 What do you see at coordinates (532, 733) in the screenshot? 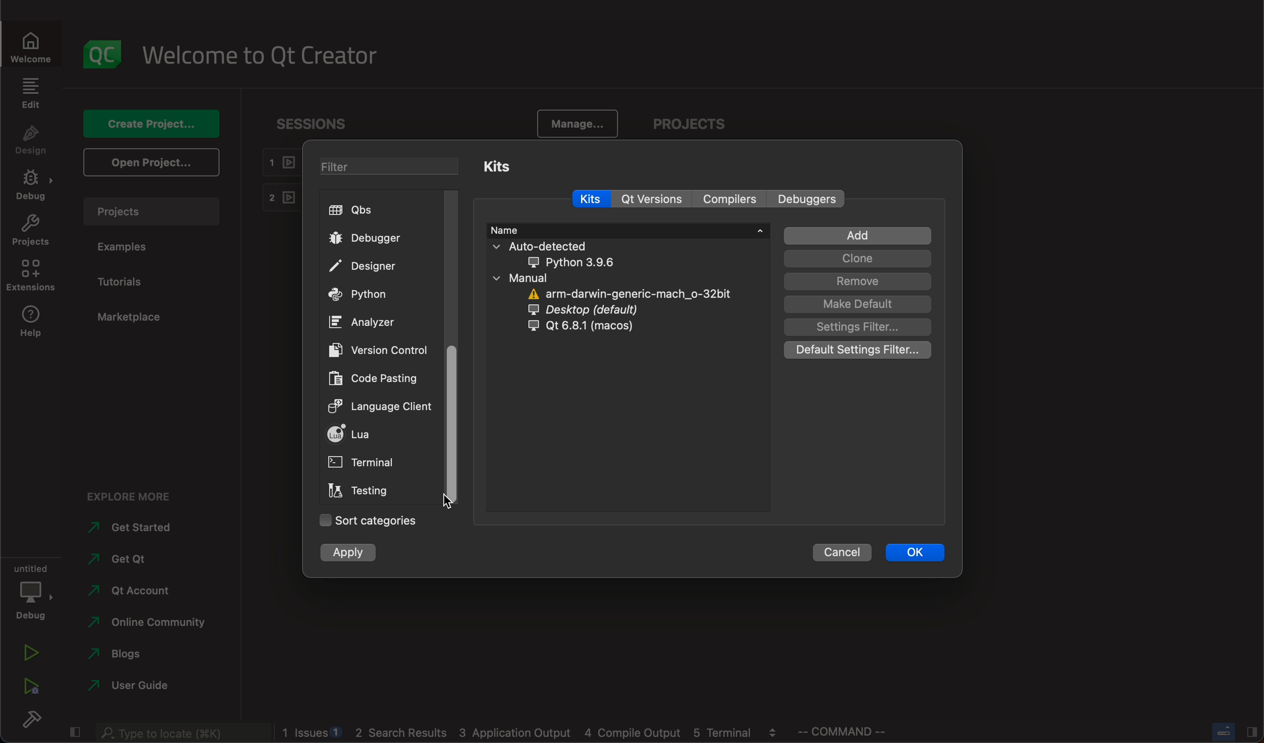
I see `logs` at bounding box center [532, 733].